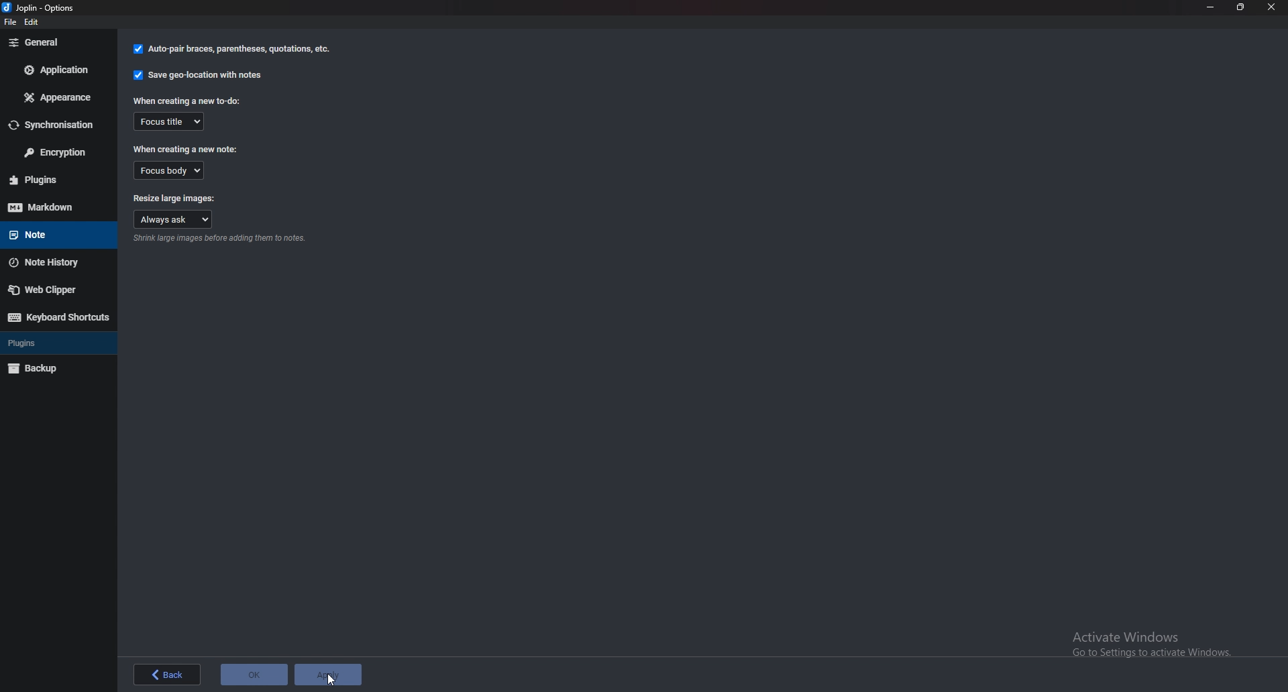 Image resolution: width=1288 pixels, height=692 pixels. Describe the element at coordinates (38, 23) in the screenshot. I see `edit` at that location.